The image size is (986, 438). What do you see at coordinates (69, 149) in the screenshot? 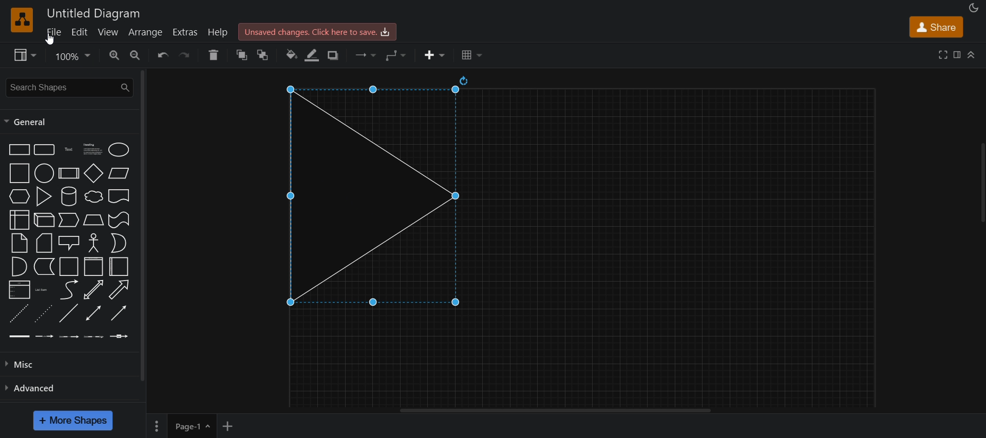
I see `text` at bounding box center [69, 149].